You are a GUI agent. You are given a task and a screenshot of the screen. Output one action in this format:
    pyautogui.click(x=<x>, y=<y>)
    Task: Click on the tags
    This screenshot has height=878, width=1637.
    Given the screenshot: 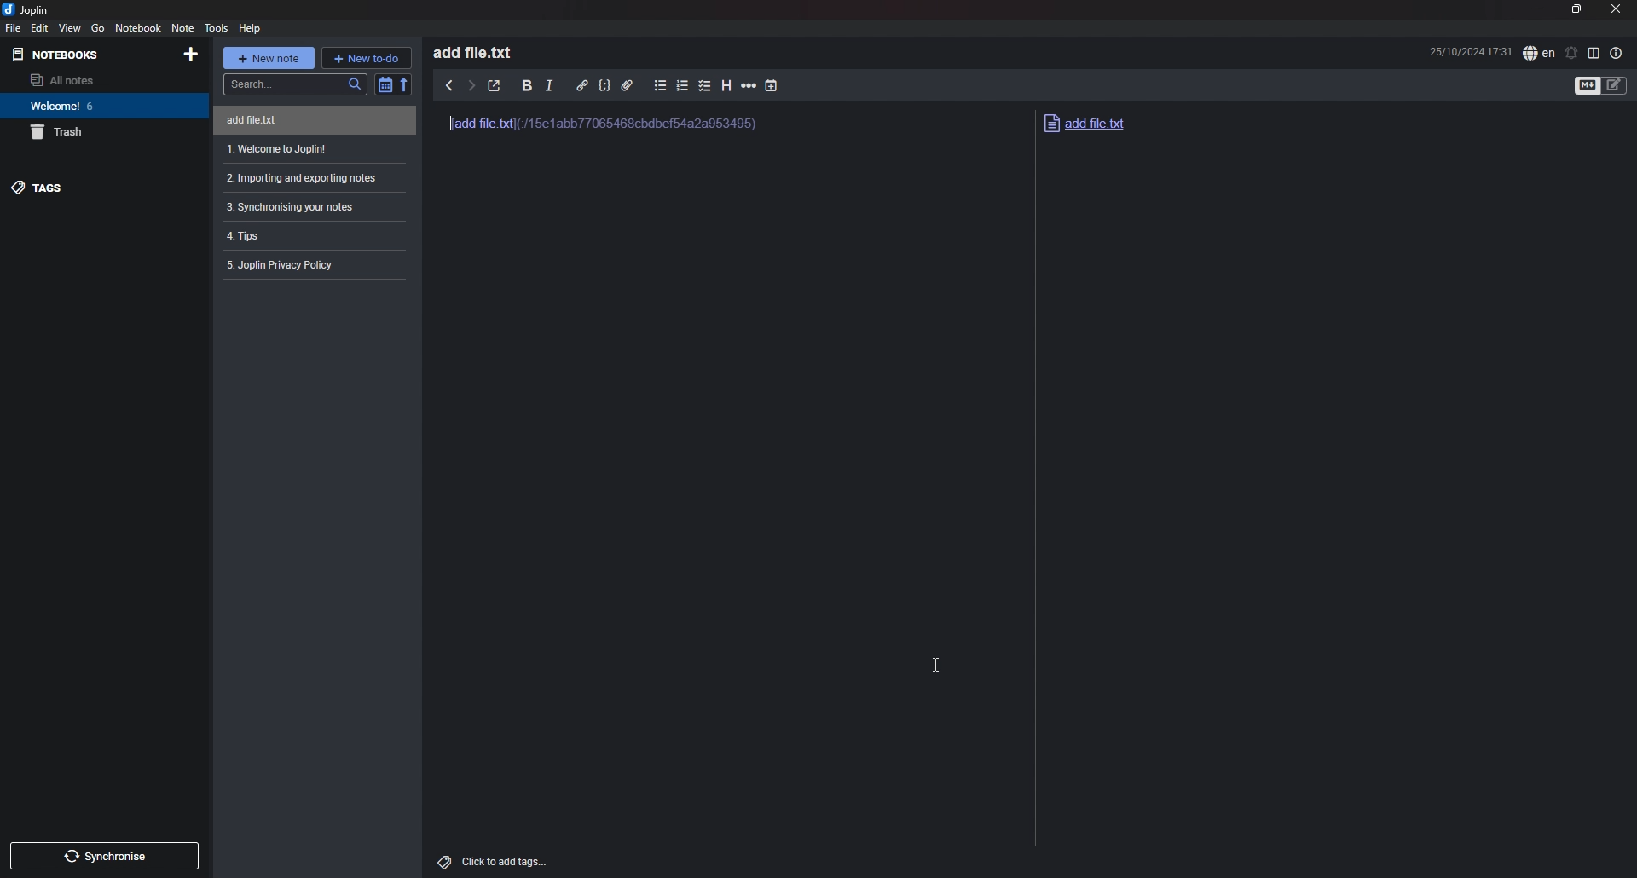 What is the action you would take?
    pyautogui.click(x=92, y=188)
    